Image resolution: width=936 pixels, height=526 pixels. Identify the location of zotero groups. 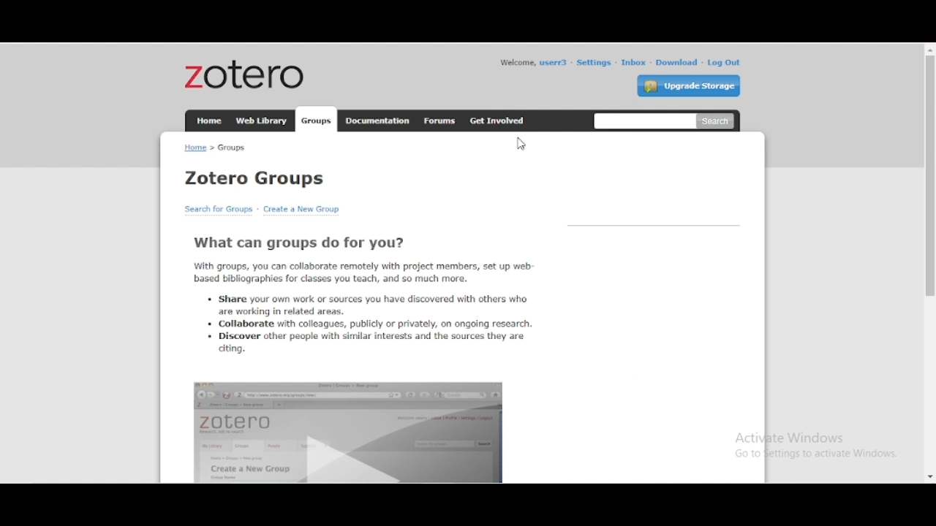
(252, 178).